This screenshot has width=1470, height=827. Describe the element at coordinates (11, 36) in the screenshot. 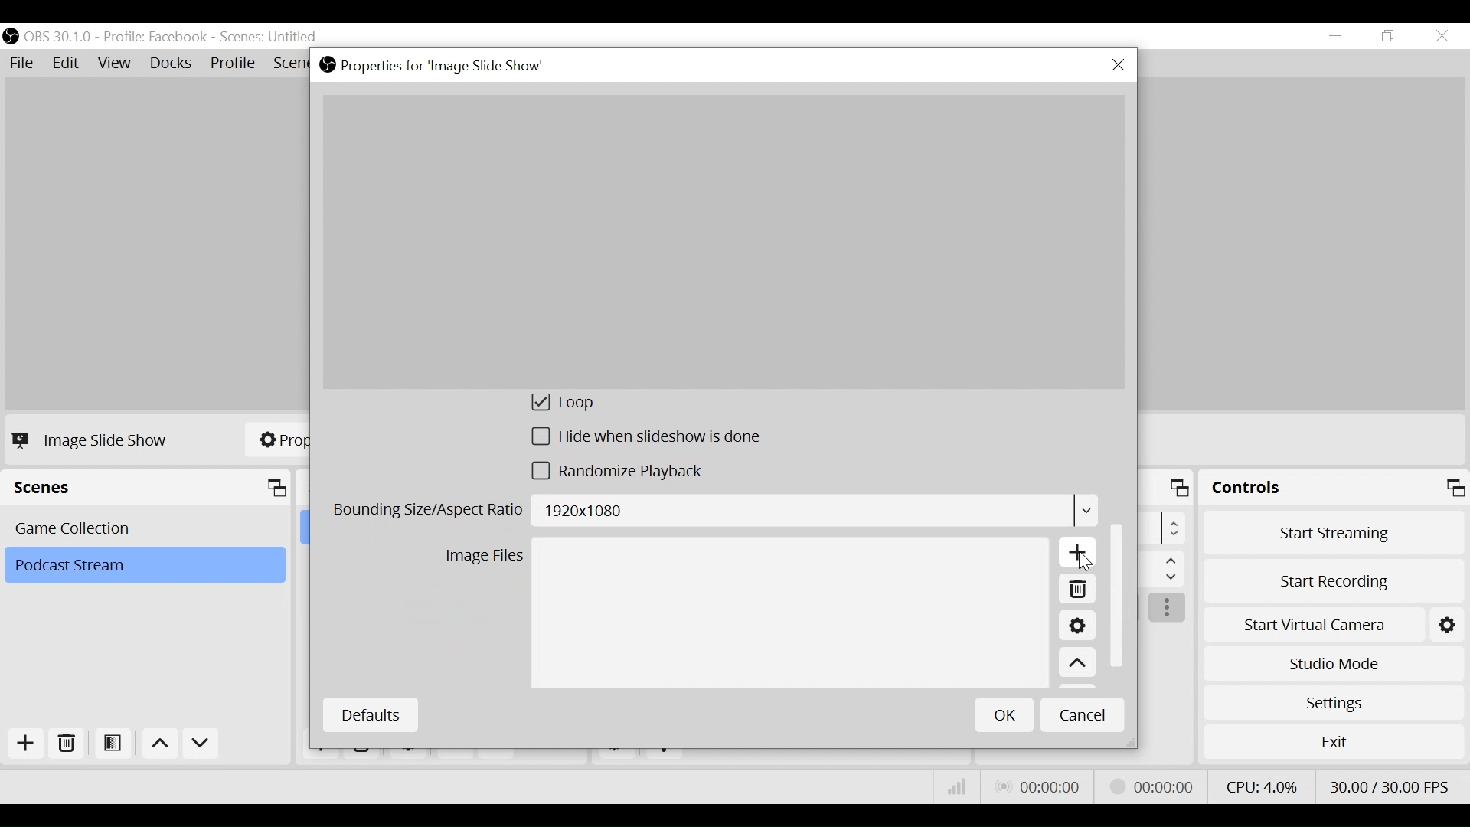

I see `OBS Desktop Icon` at that location.